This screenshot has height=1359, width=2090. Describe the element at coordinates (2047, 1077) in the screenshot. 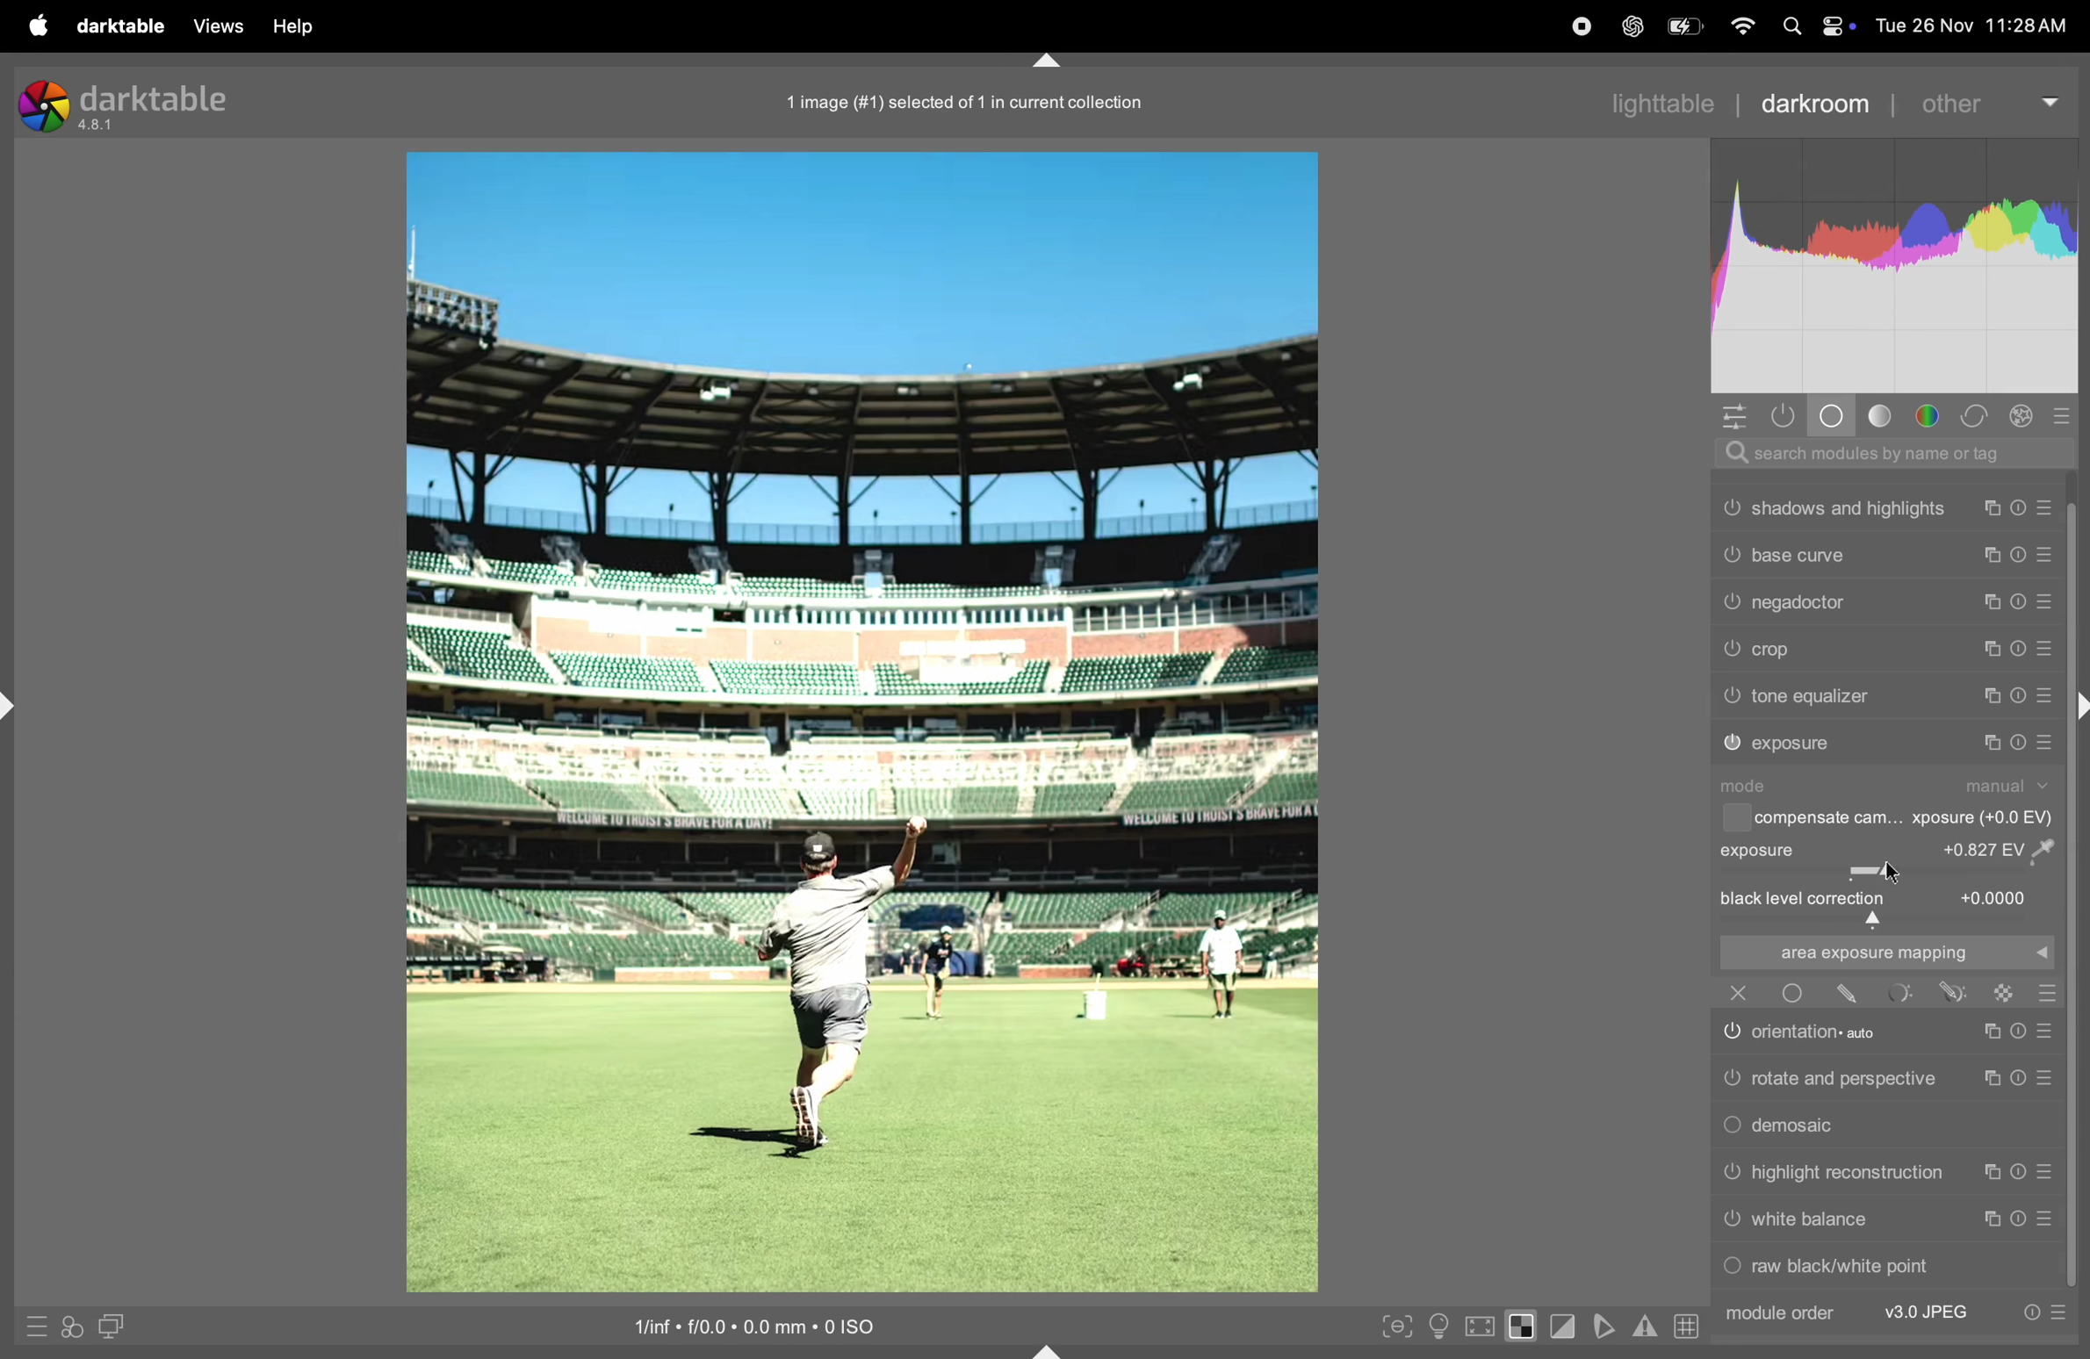

I see `Preset` at that location.